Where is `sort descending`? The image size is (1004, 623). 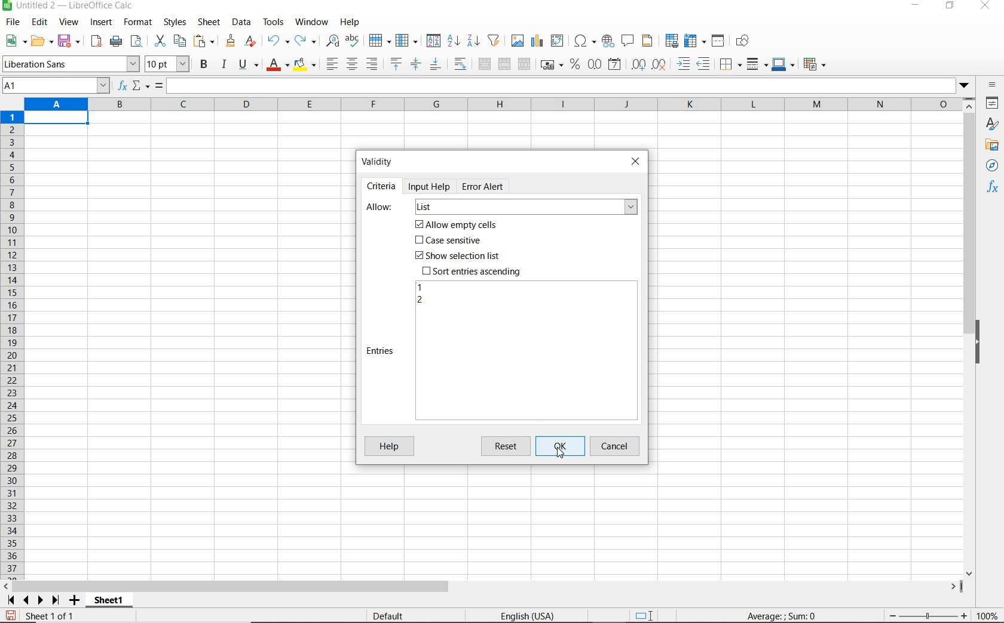 sort descending is located at coordinates (474, 40).